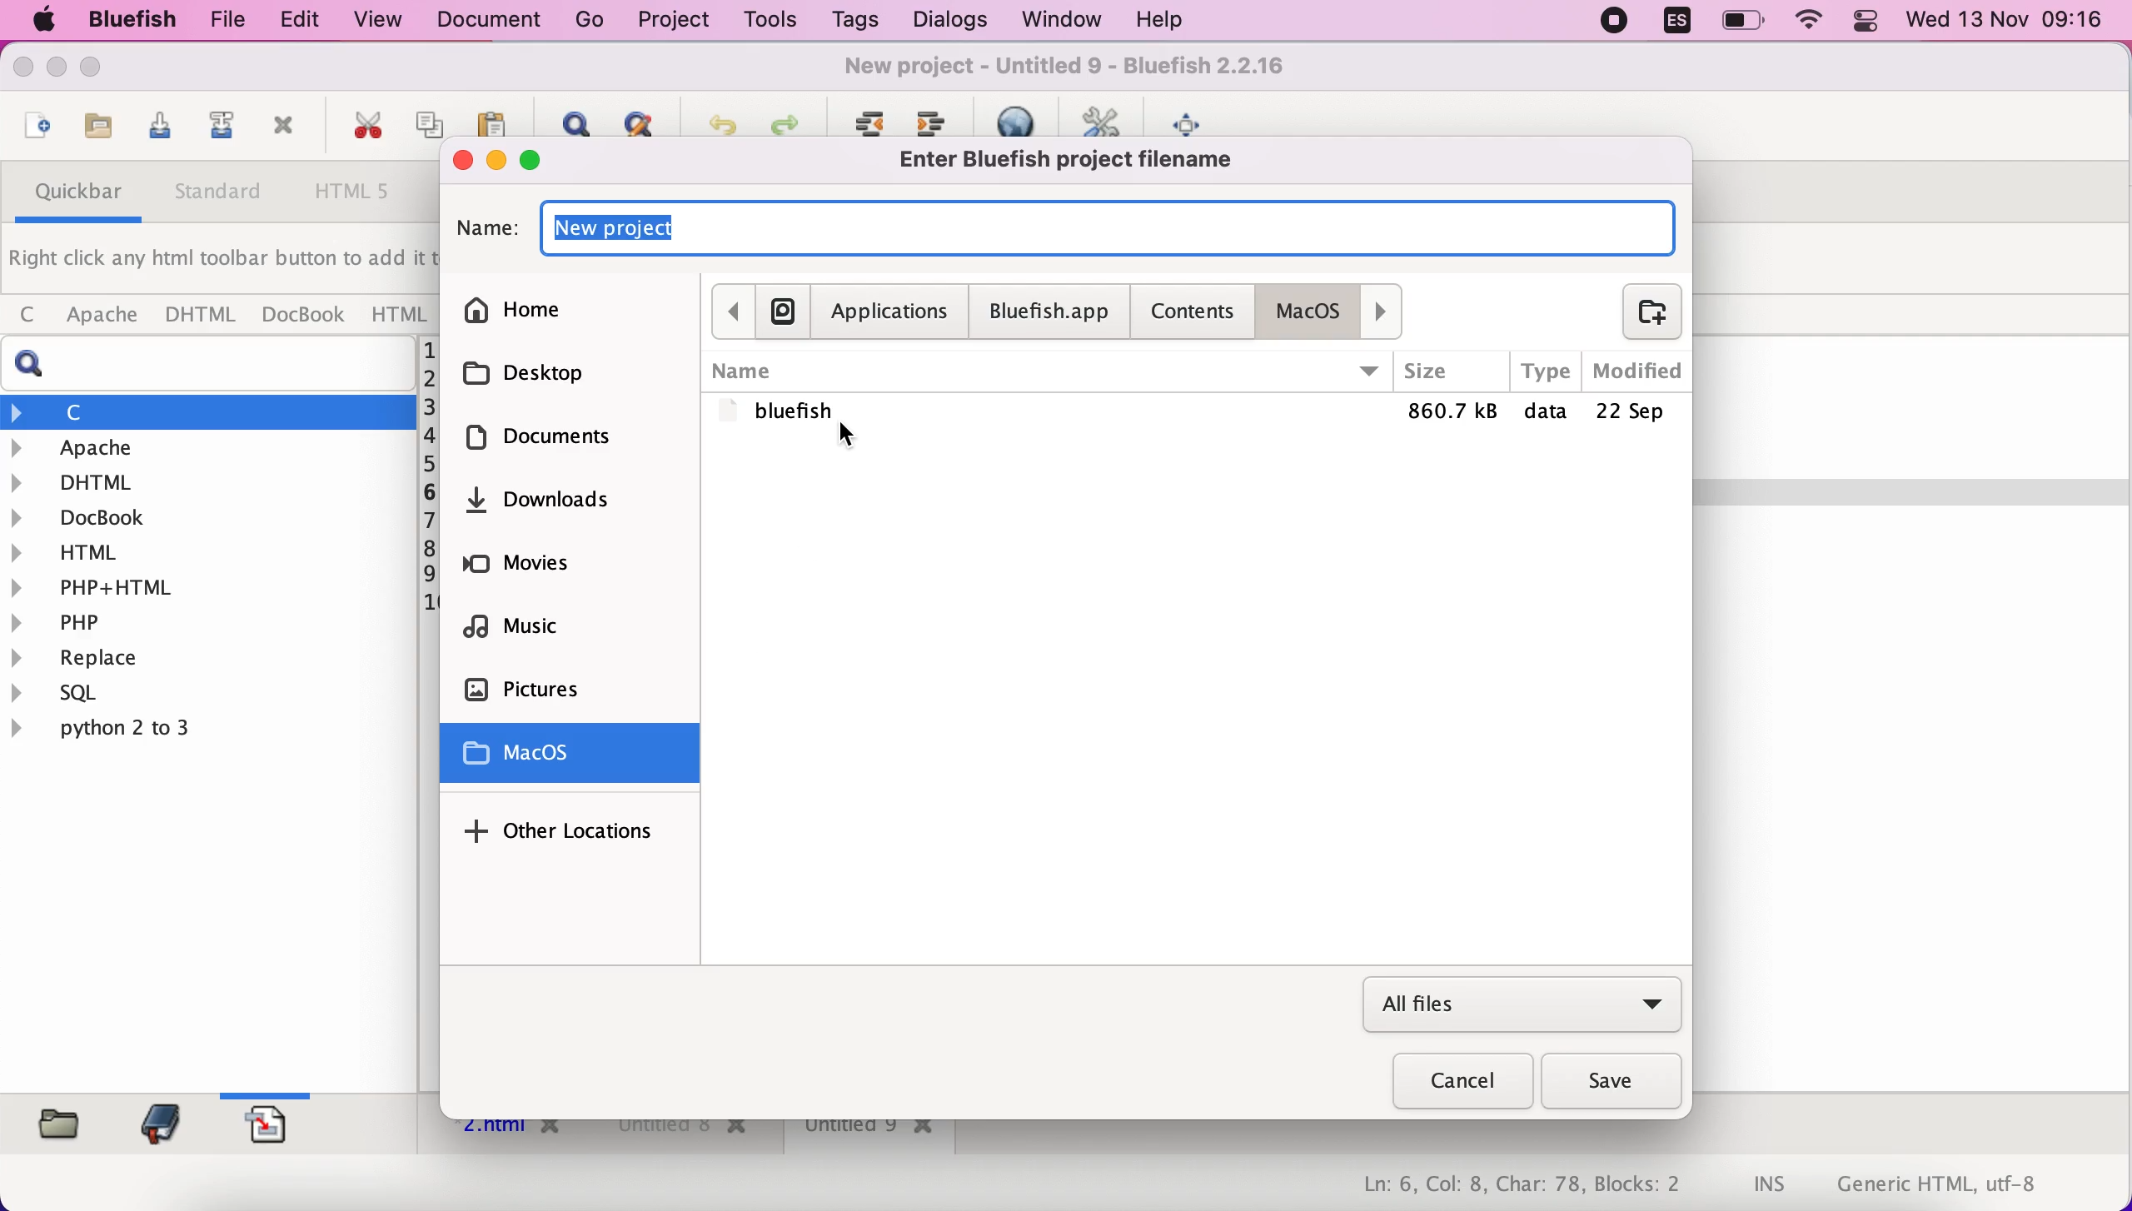 The width and height of the screenshot is (2132, 1211). I want to click on dhtml, so click(202, 316).